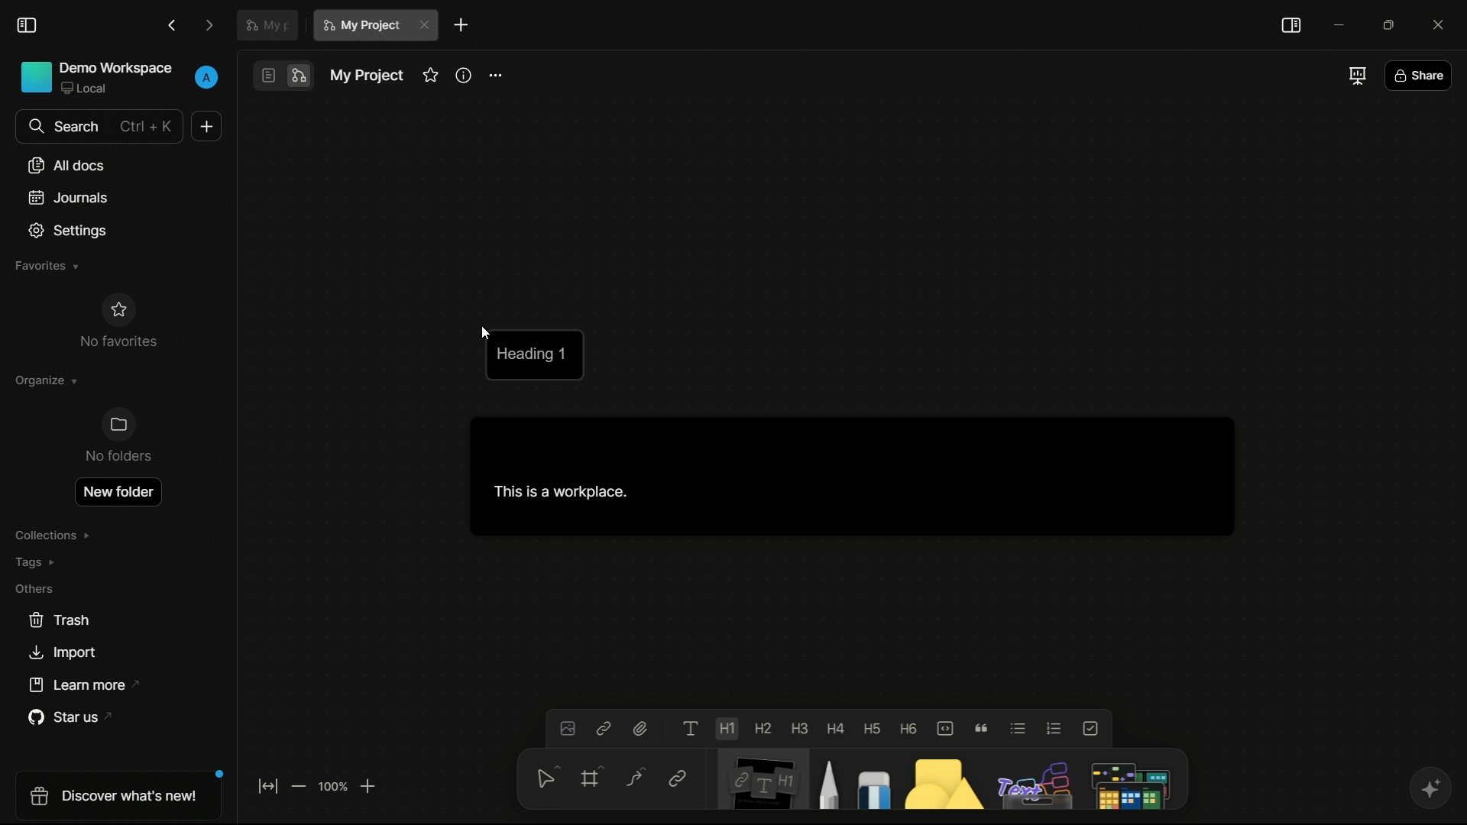  What do you see at coordinates (119, 436) in the screenshot?
I see `no folders` at bounding box center [119, 436].